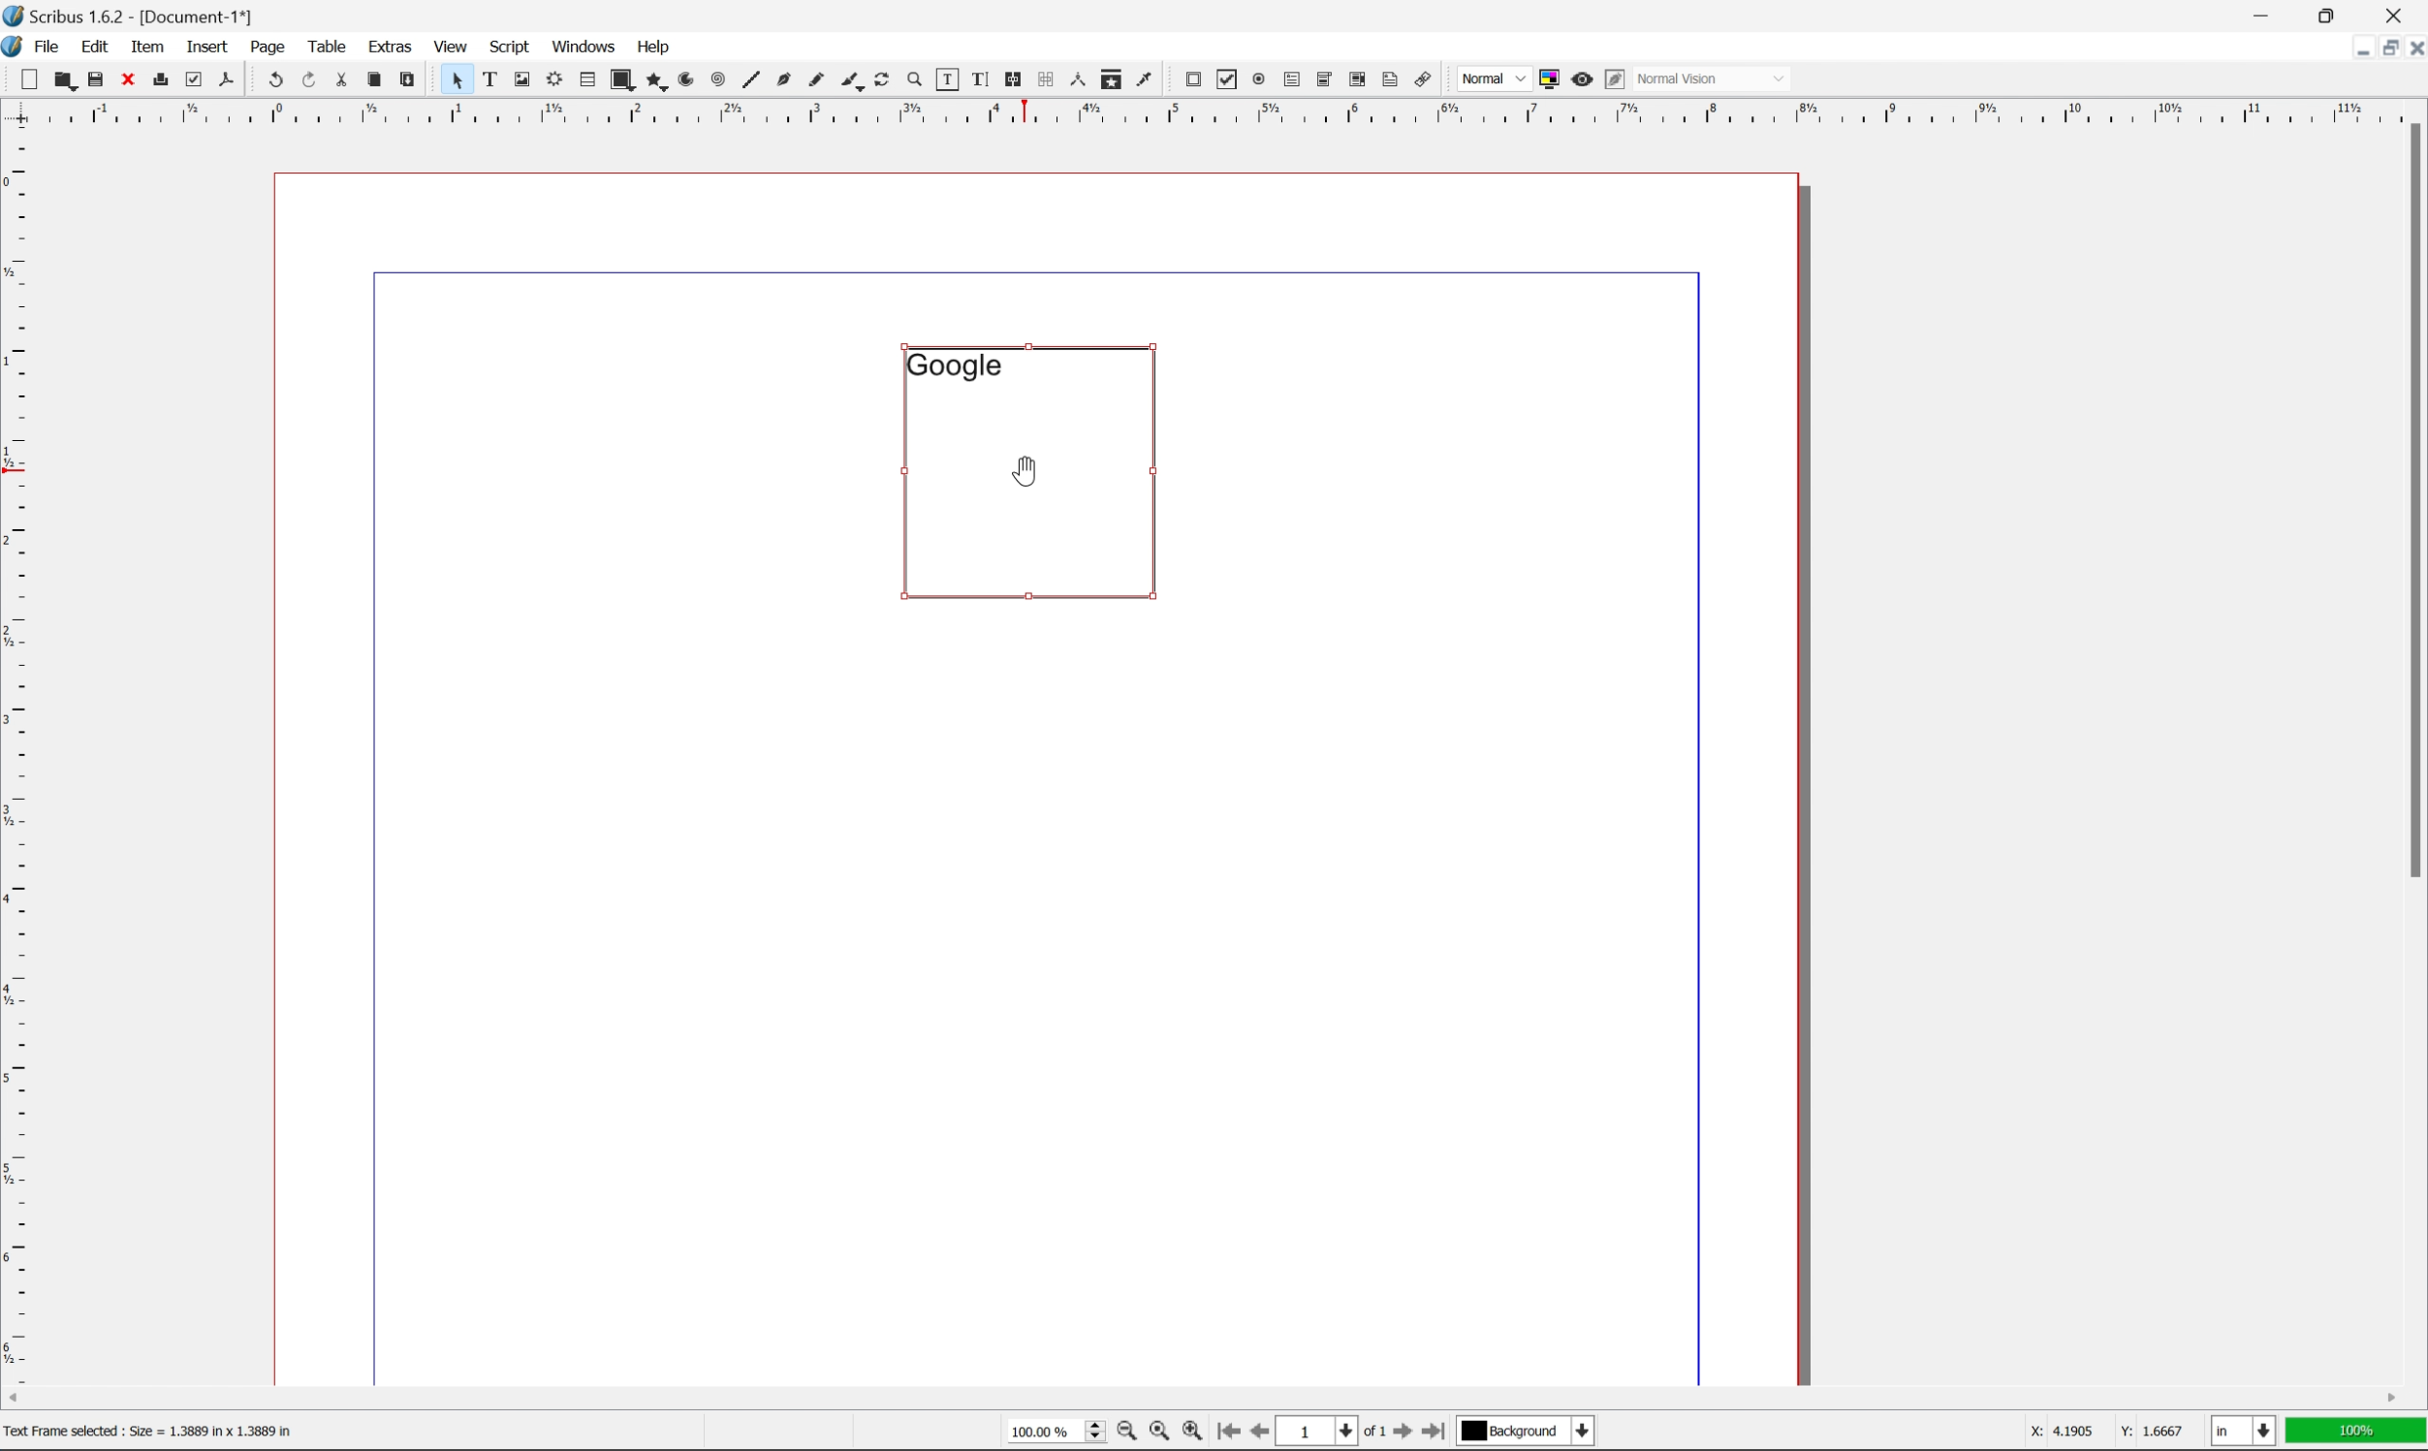  Describe the element at coordinates (718, 78) in the screenshot. I see `spiral` at that location.